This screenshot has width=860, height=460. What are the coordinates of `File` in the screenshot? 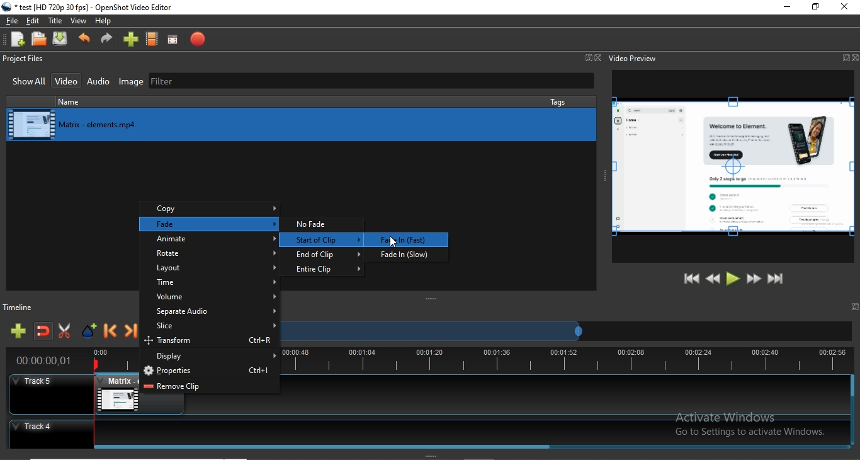 It's located at (11, 21).